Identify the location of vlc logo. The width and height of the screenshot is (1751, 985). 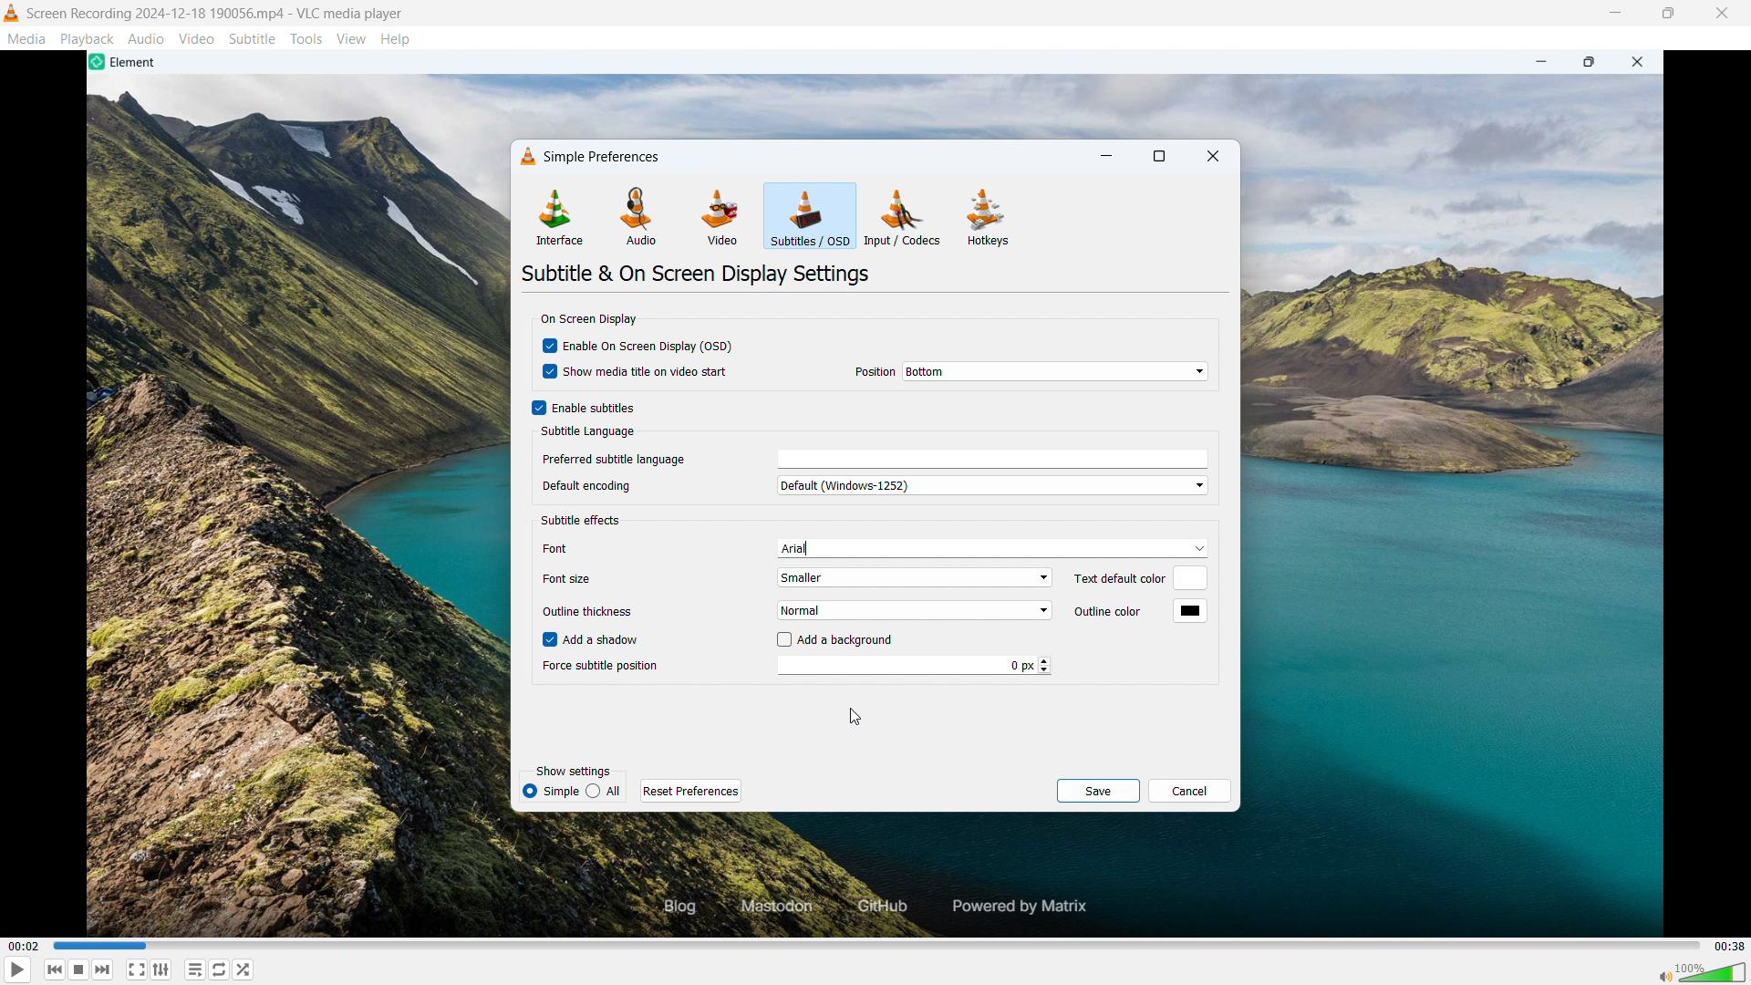
(529, 156).